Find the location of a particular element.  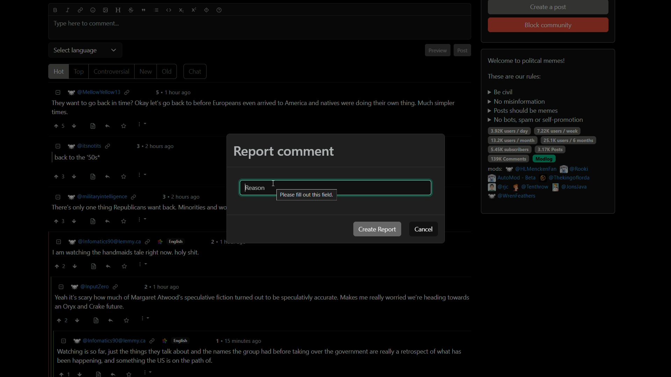

quote is located at coordinates (143, 10).